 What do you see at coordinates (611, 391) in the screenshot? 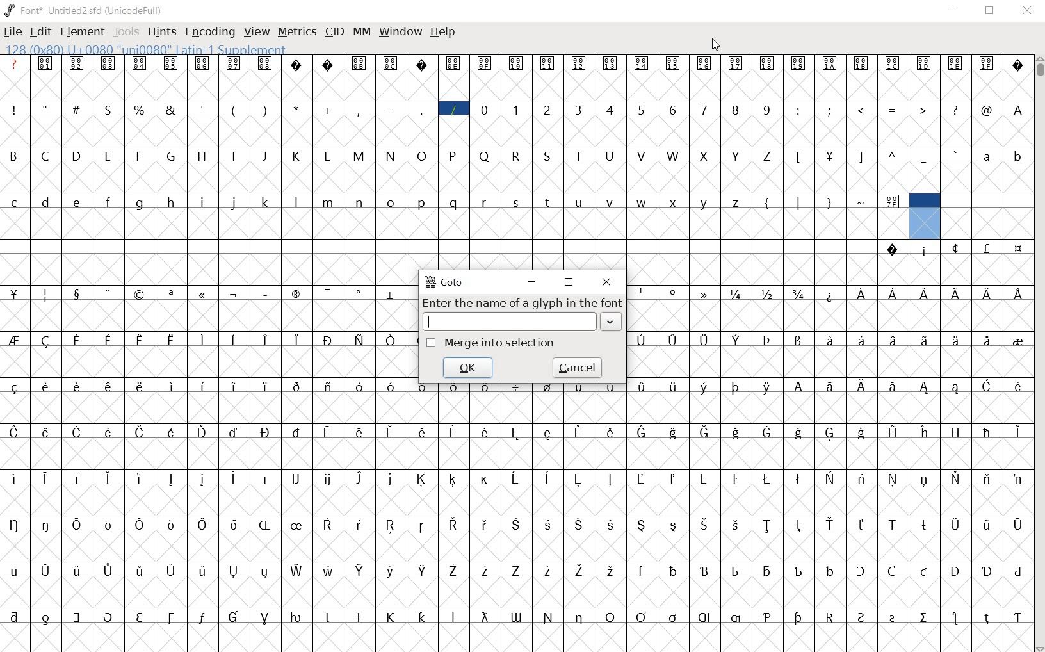
I see `Symbol` at bounding box center [611, 391].